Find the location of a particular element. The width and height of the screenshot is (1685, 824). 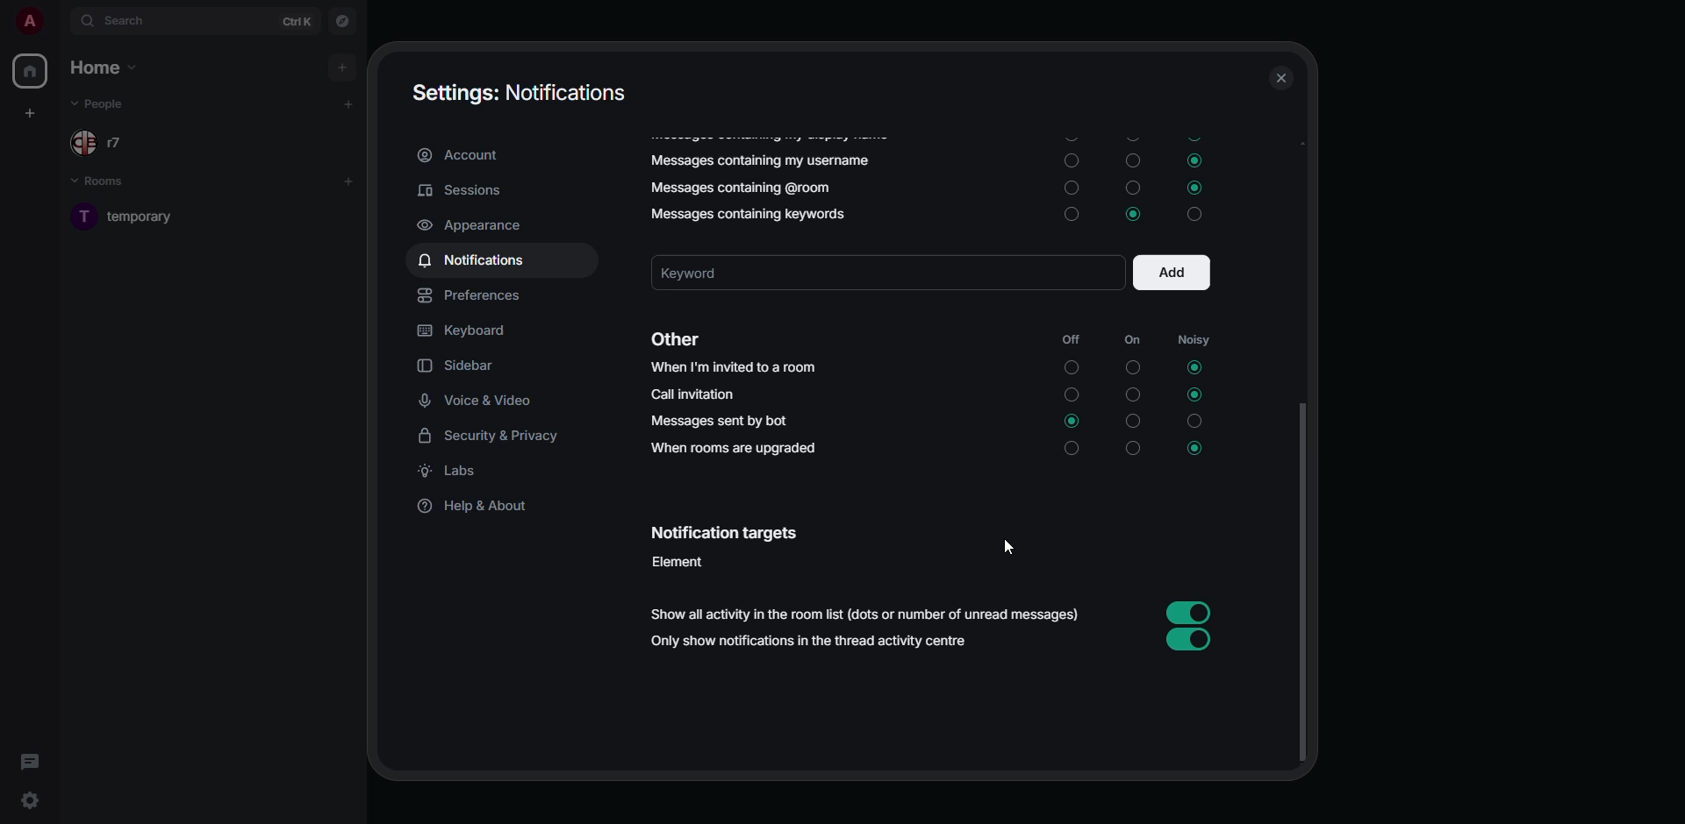

enabled is located at coordinates (1191, 611).